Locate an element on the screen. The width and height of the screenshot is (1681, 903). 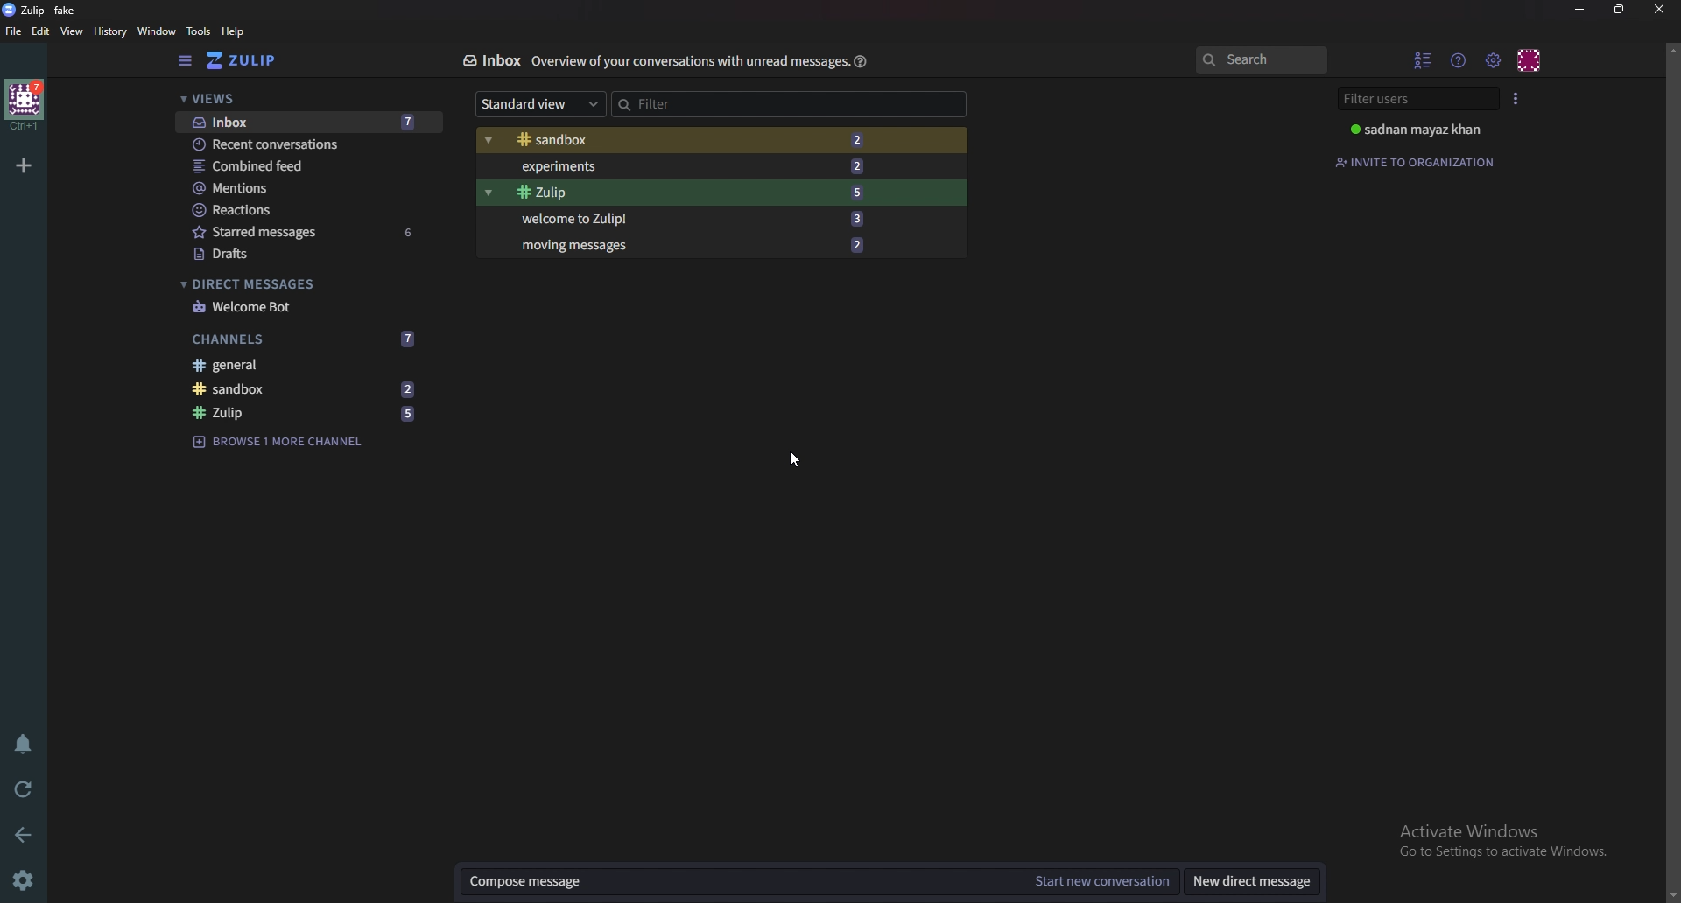
Reload is located at coordinates (26, 787).